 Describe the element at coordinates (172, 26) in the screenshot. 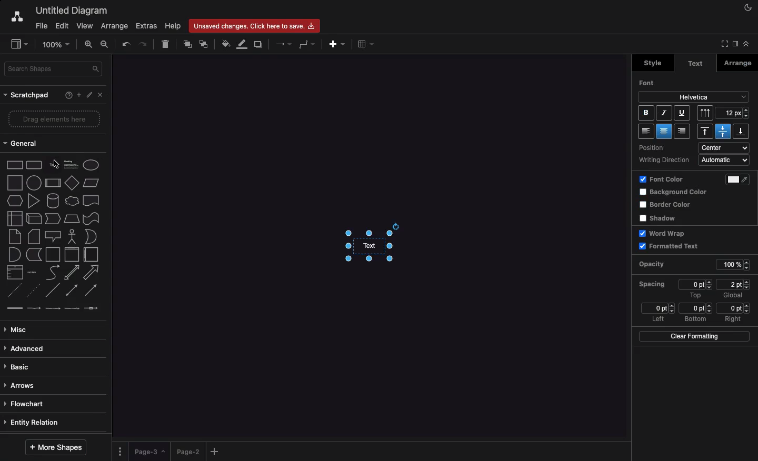

I see `Help` at that location.